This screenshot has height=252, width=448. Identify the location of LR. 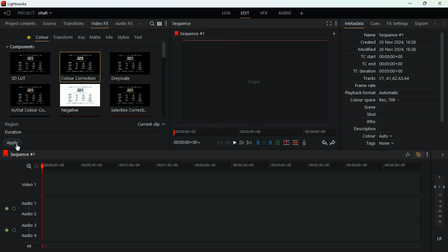
(439, 239).